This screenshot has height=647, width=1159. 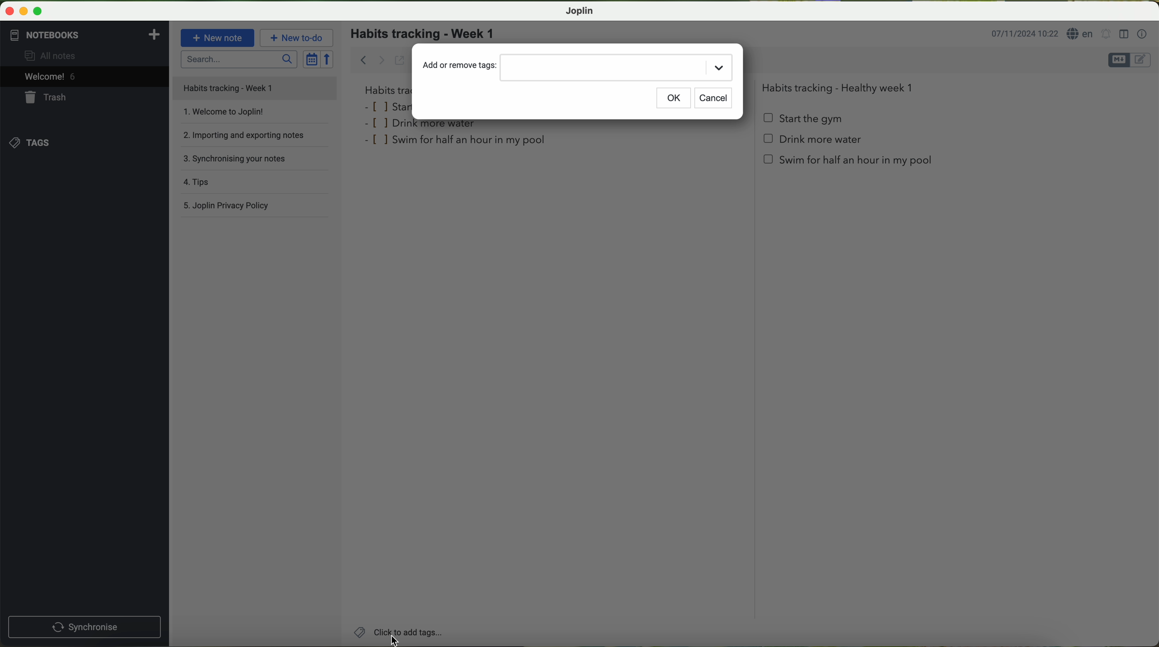 What do you see at coordinates (813, 142) in the screenshot?
I see `Drink more water` at bounding box center [813, 142].